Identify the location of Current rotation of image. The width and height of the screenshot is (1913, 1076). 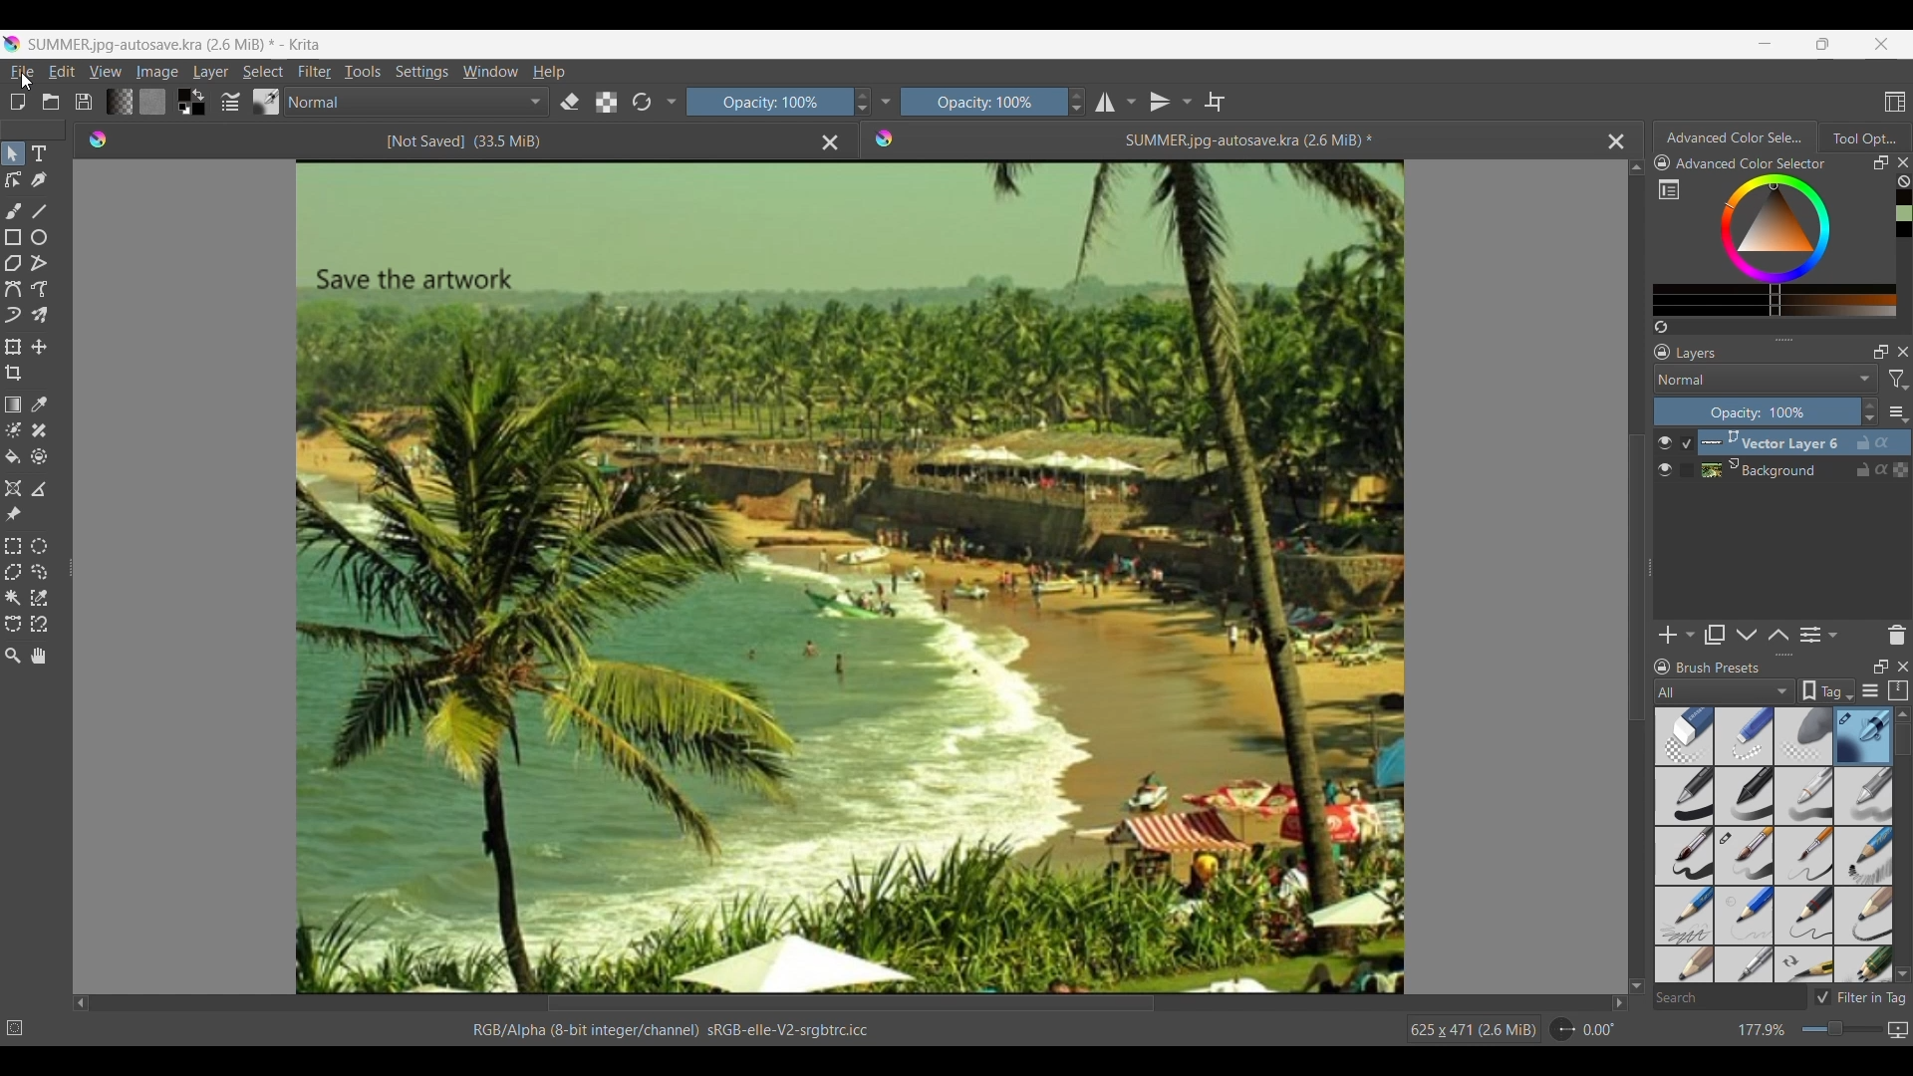
(1599, 1030).